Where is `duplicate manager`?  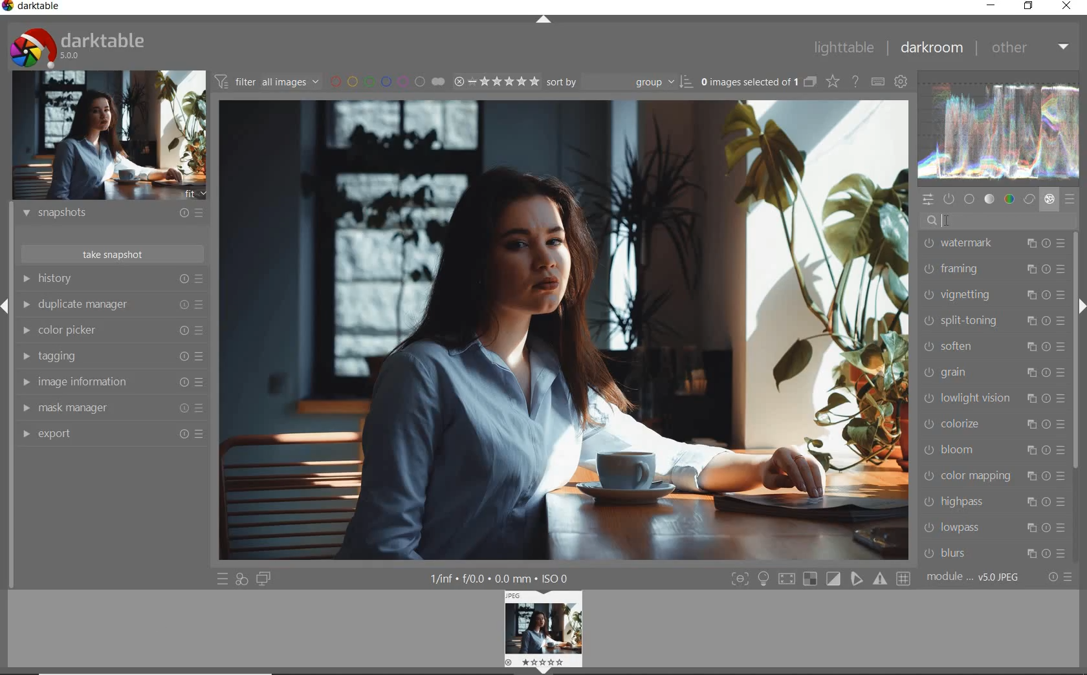 duplicate manager is located at coordinates (113, 305).